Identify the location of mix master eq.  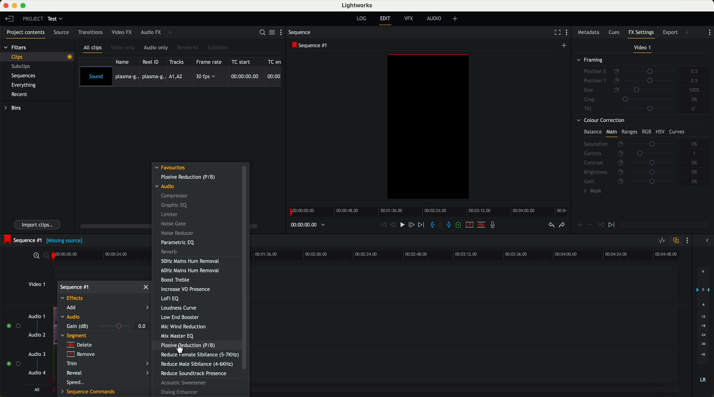
(177, 336).